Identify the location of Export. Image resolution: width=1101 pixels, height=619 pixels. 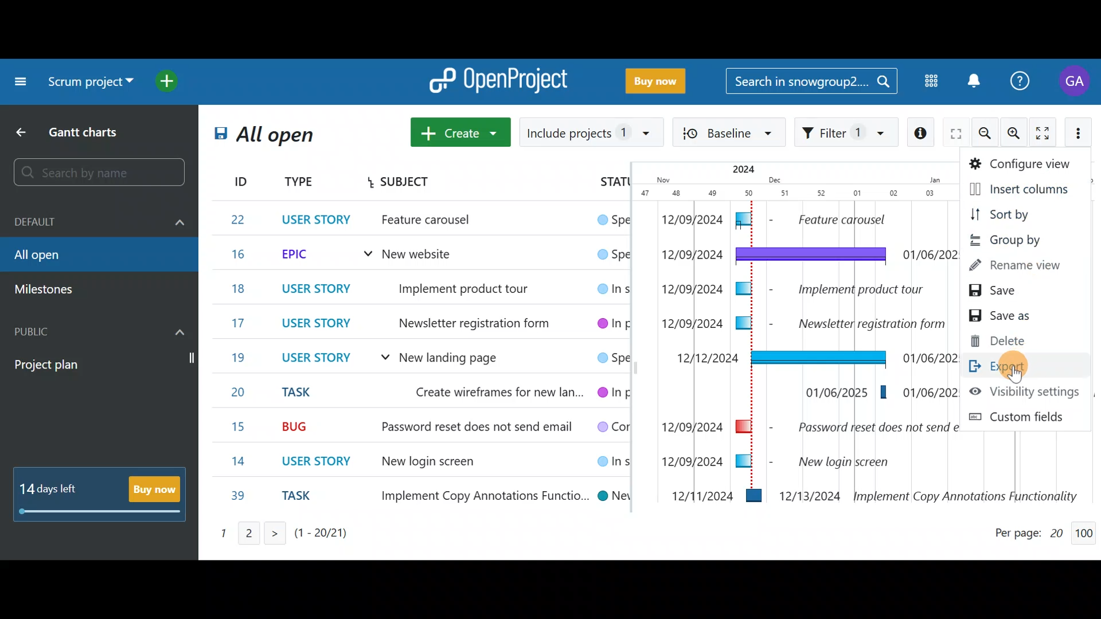
(1014, 365).